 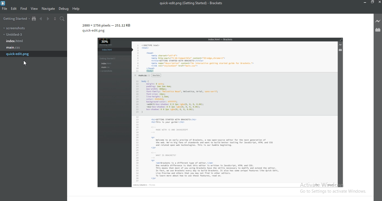 I want to click on backward, so click(x=41, y=19).